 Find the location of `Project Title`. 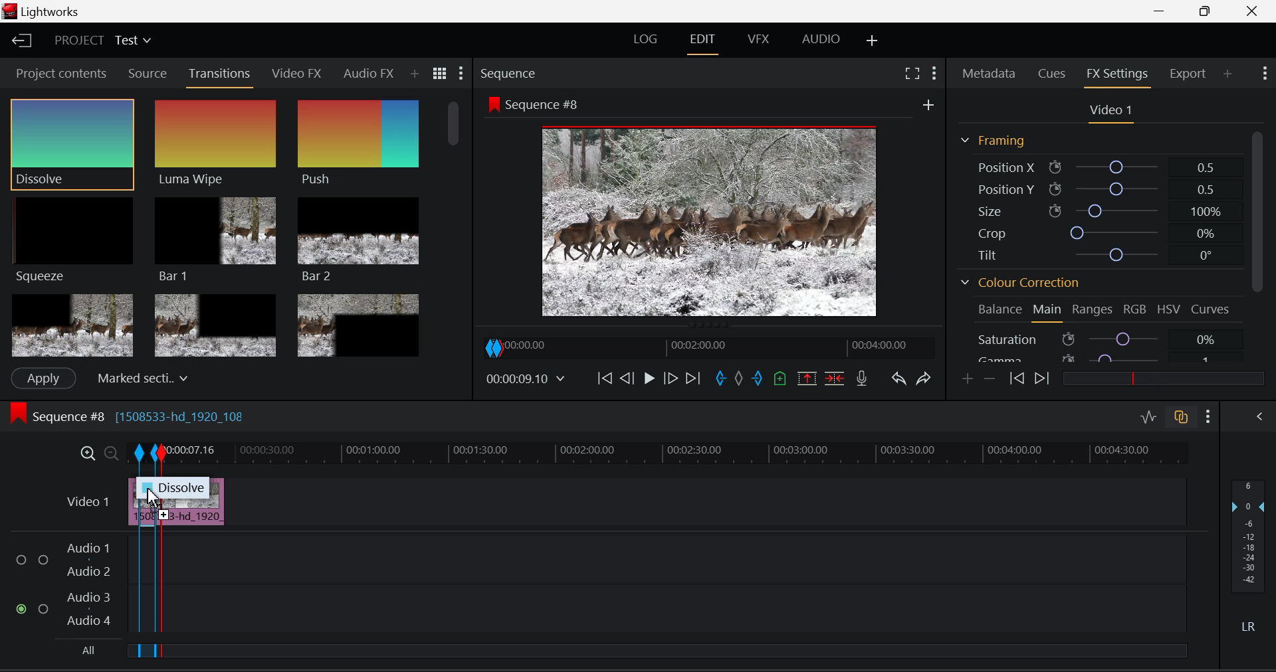

Project Title is located at coordinates (101, 39).